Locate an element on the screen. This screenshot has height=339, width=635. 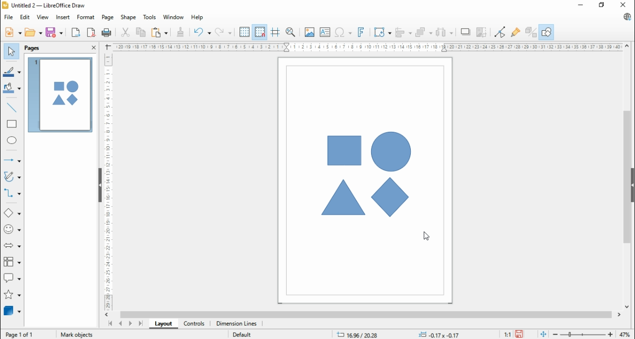
shape 1 is located at coordinates (344, 151).